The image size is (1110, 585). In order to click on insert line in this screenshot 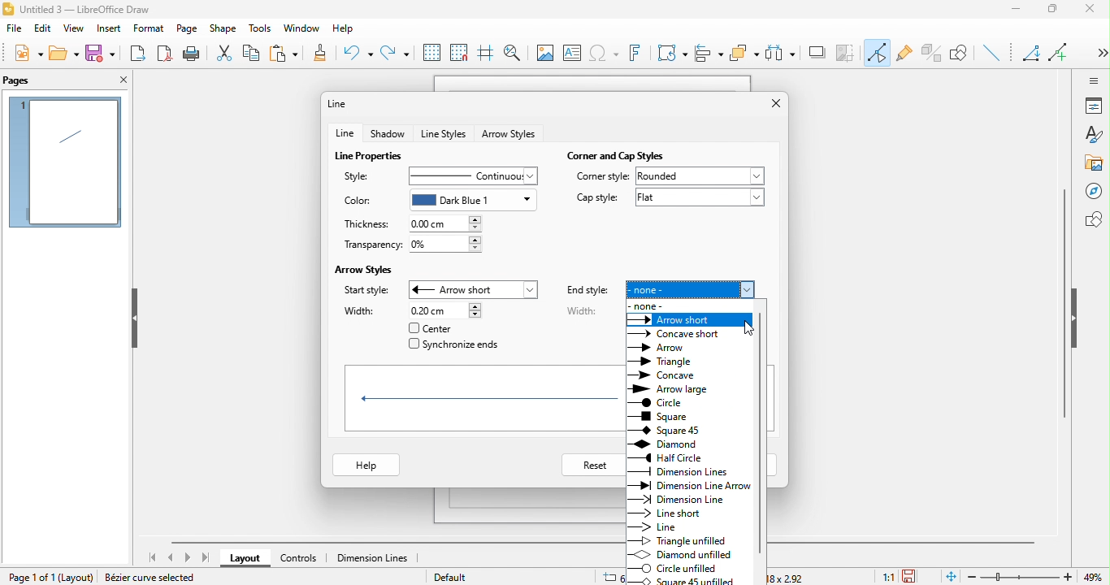, I will do `click(995, 54)`.